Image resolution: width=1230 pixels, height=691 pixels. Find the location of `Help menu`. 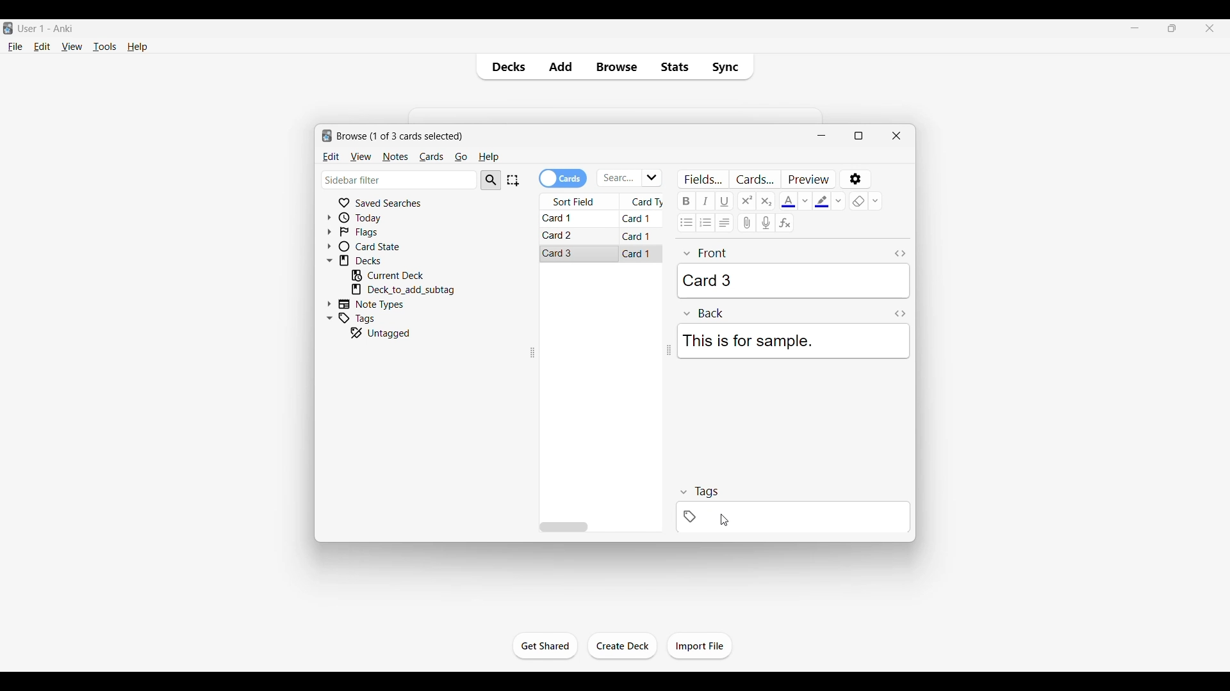

Help menu is located at coordinates (137, 47).